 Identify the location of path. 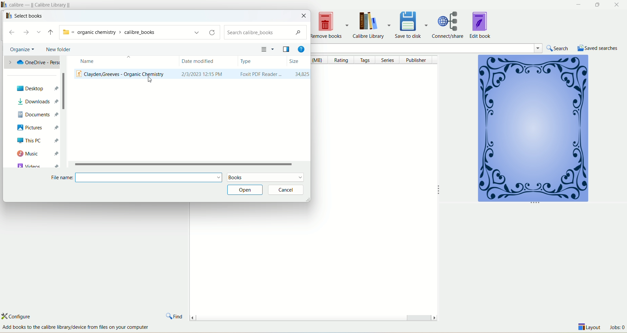
(137, 32).